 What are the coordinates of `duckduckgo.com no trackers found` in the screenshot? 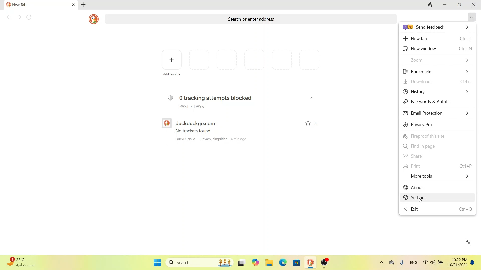 It's located at (223, 129).